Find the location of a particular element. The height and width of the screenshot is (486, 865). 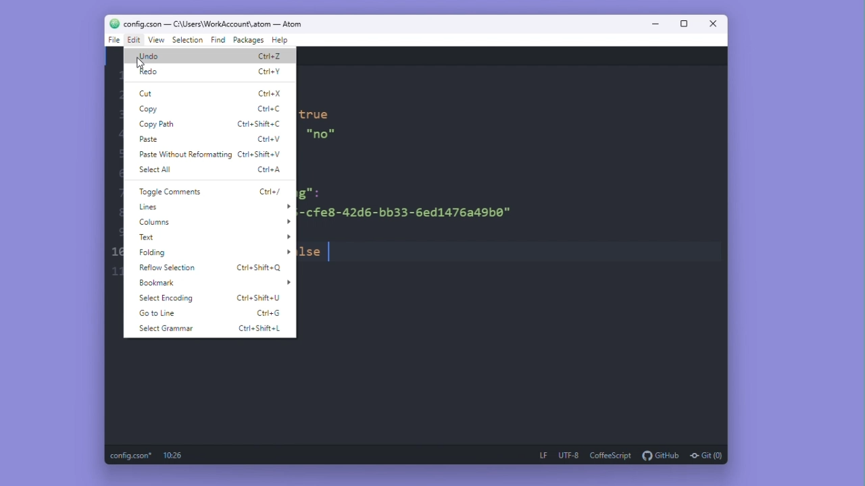

ctrl+shift+g is located at coordinates (268, 313).